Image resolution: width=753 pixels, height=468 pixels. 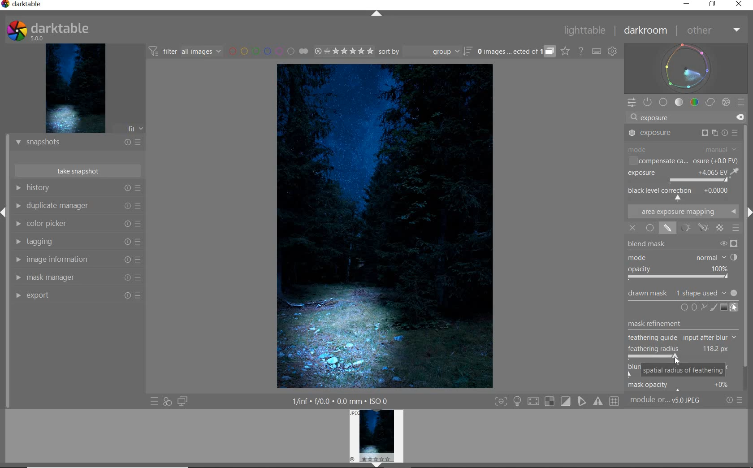 I want to click on TAGGING, so click(x=77, y=242).